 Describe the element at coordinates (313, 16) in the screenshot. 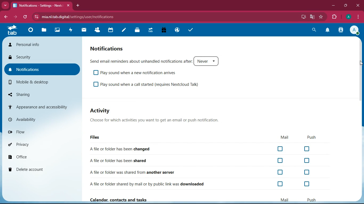

I see `google translate` at that location.